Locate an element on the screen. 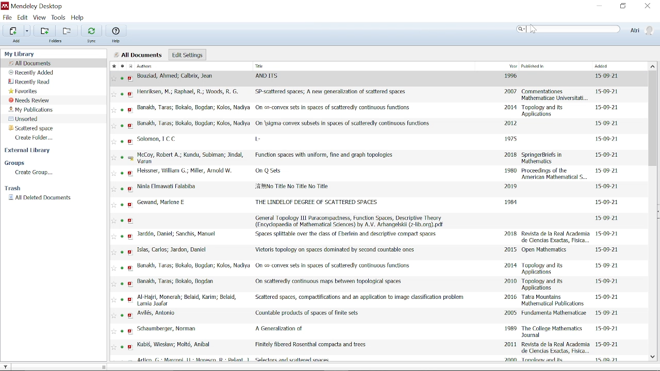  Add to favorite is located at coordinates (114, 173).